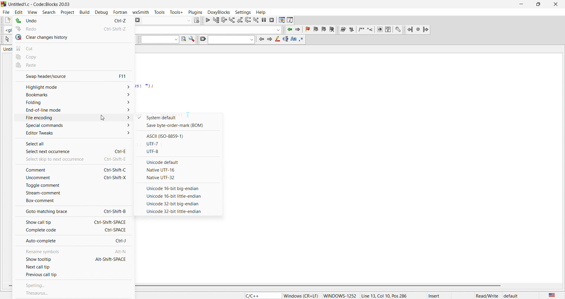 The image size is (565, 299). I want to click on Line 13, Col 10, Pos 286, so click(387, 296).